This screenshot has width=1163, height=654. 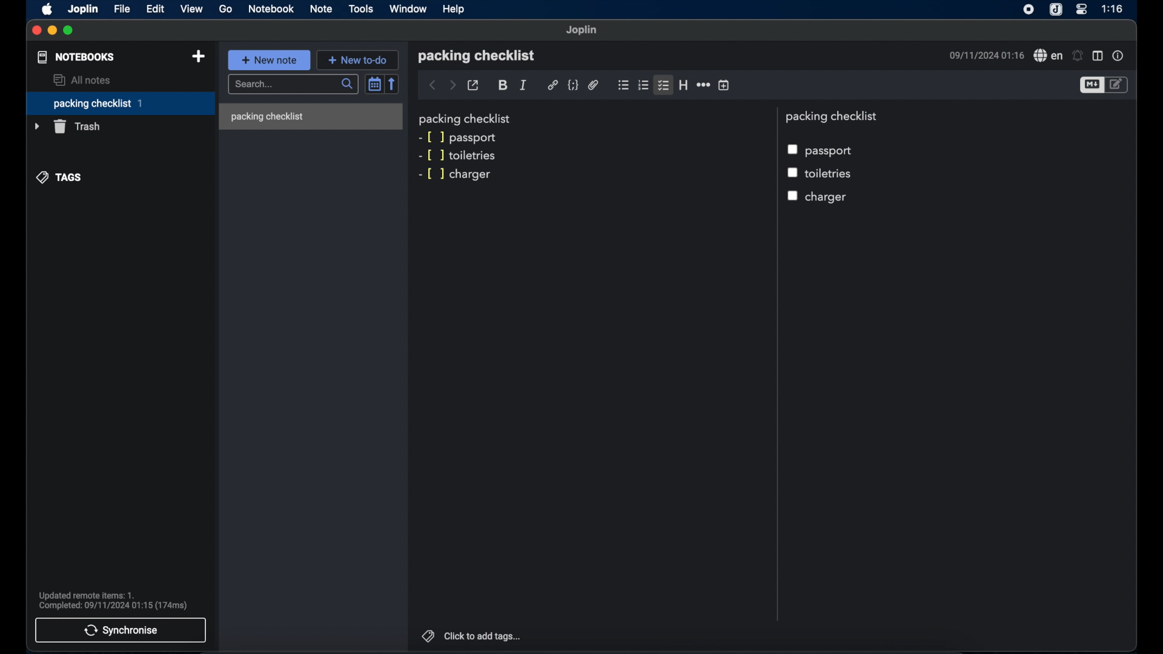 What do you see at coordinates (474, 85) in the screenshot?
I see `toggle external editing` at bounding box center [474, 85].